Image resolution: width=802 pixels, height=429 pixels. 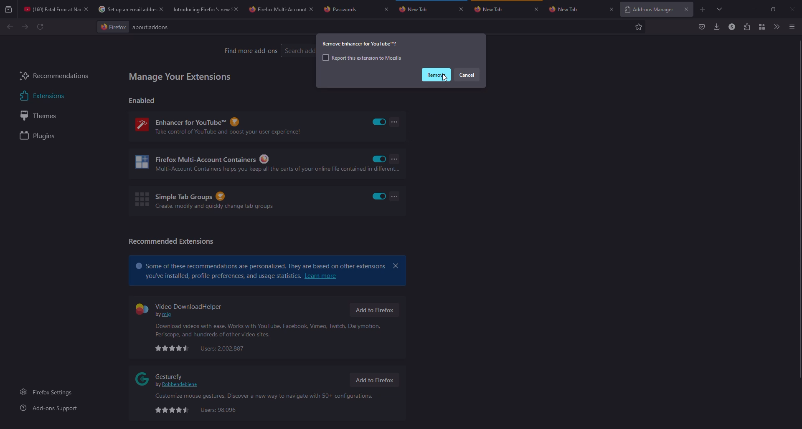 What do you see at coordinates (612, 9) in the screenshot?
I see `close` at bounding box center [612, 9].